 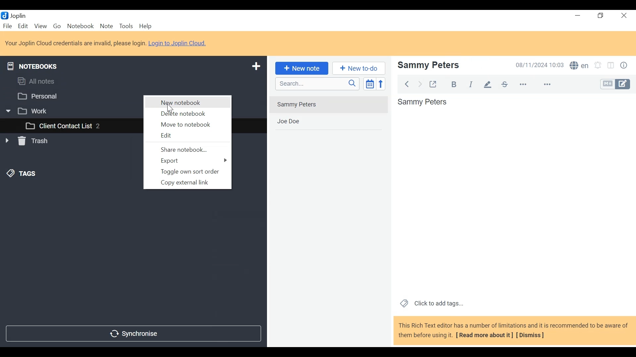 I want to click on Highlight , so click(x=488, y=85).